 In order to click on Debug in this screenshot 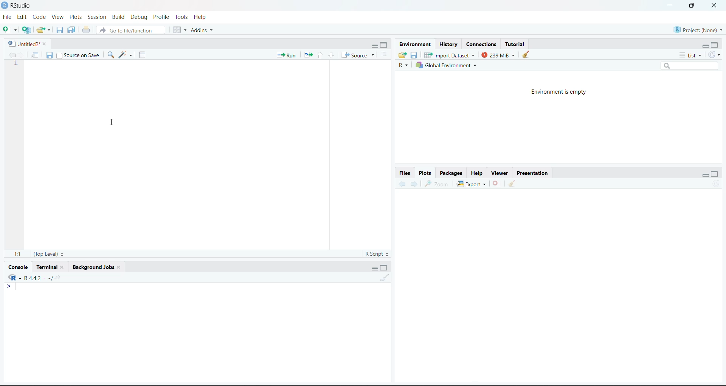, I will do `click(140, 17)`.